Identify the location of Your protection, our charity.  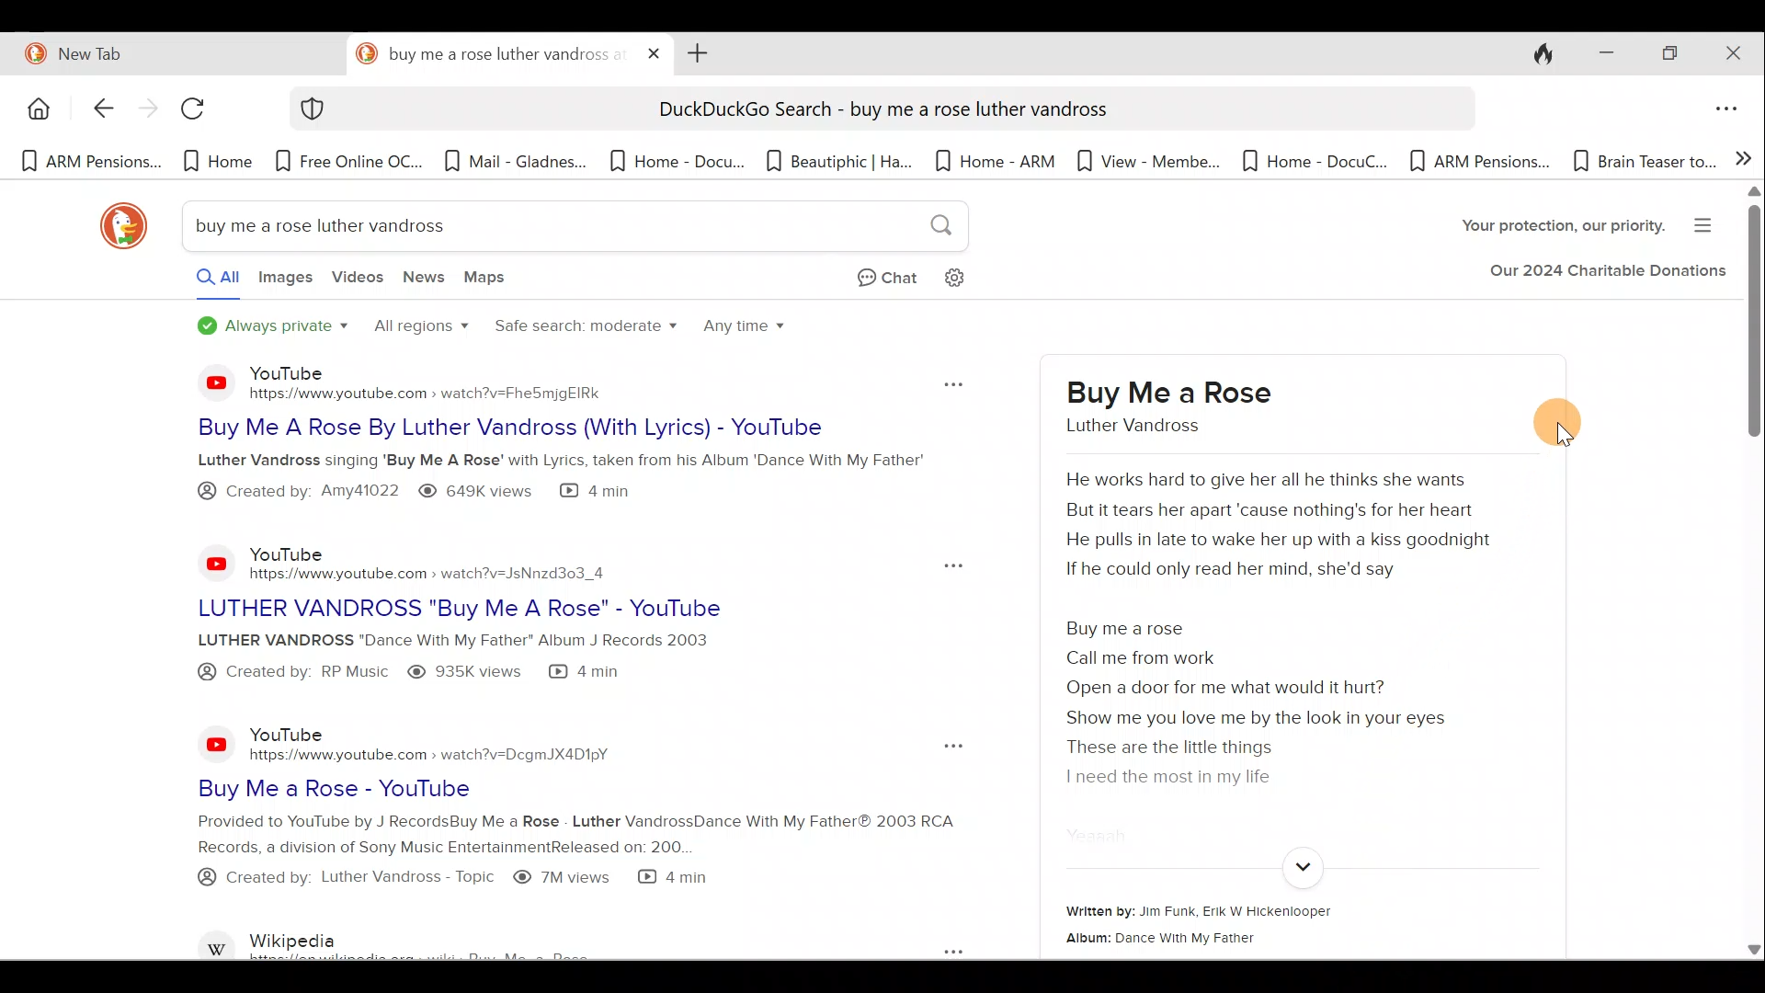
(1547, 228).